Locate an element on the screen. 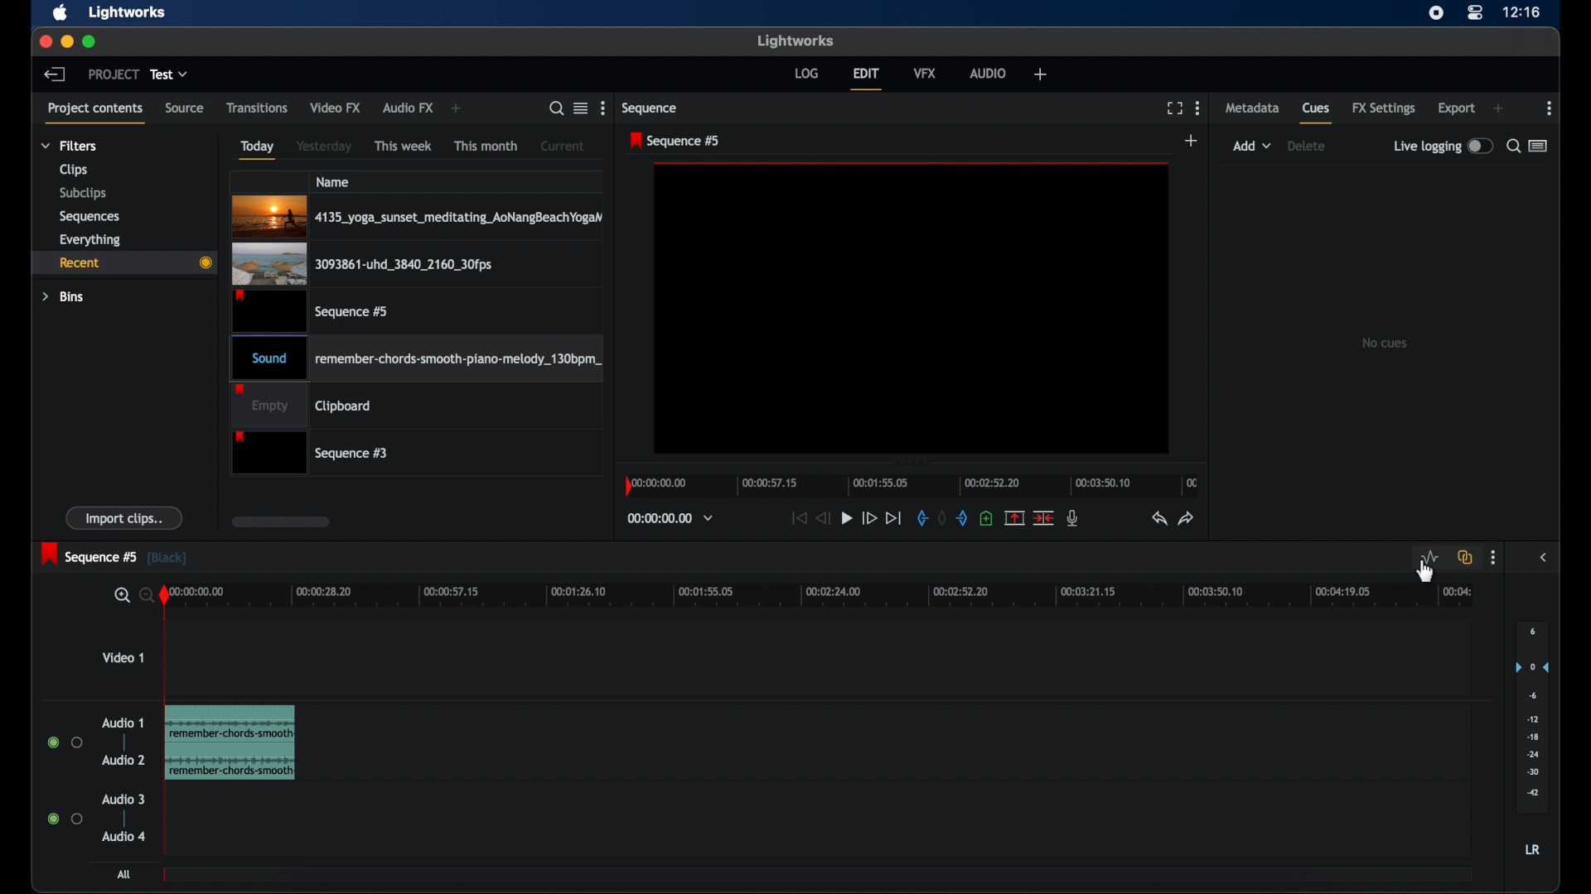  more options is located at coordinates (1550, 108).